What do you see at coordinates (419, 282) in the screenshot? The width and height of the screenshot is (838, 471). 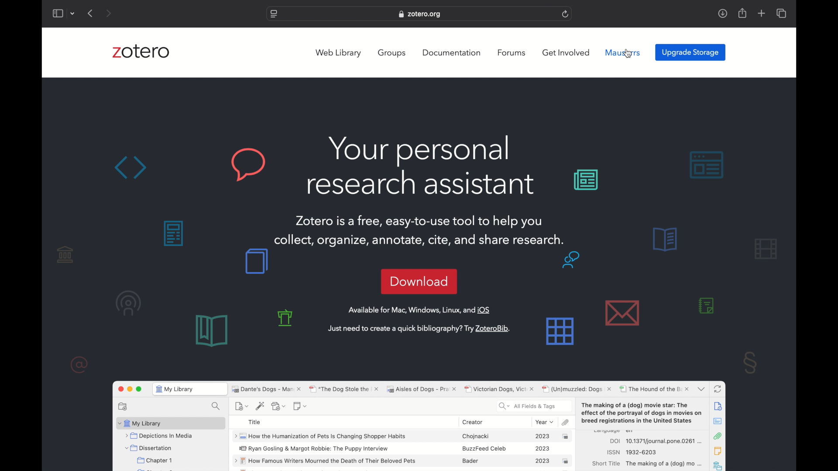 I see `download` at bounding box center [419, 282].